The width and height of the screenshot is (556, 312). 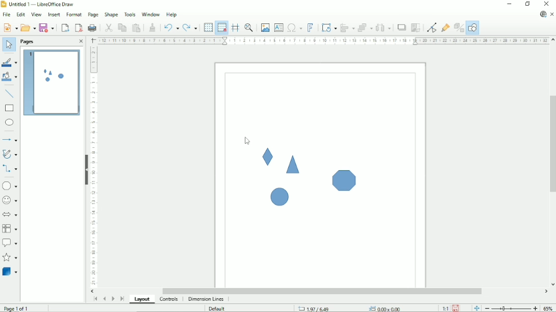 What do you see at coordinates (190, 28) in the screenshot?
I see `Redo` at bounding box center [190, 28].